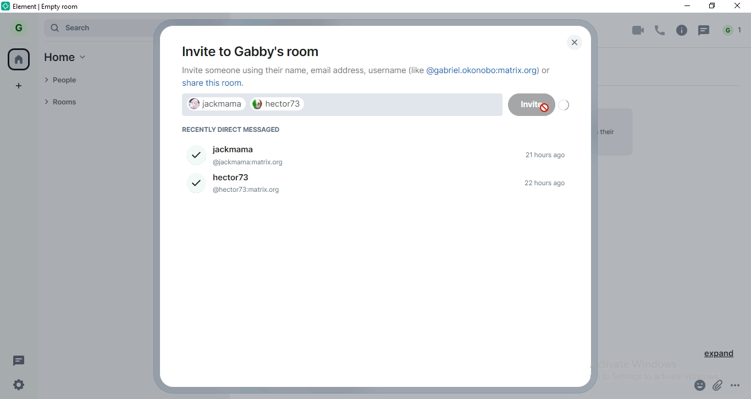 The height and width of the screenshot is (399, 751). I want to click on rooms, so click(91, 102).